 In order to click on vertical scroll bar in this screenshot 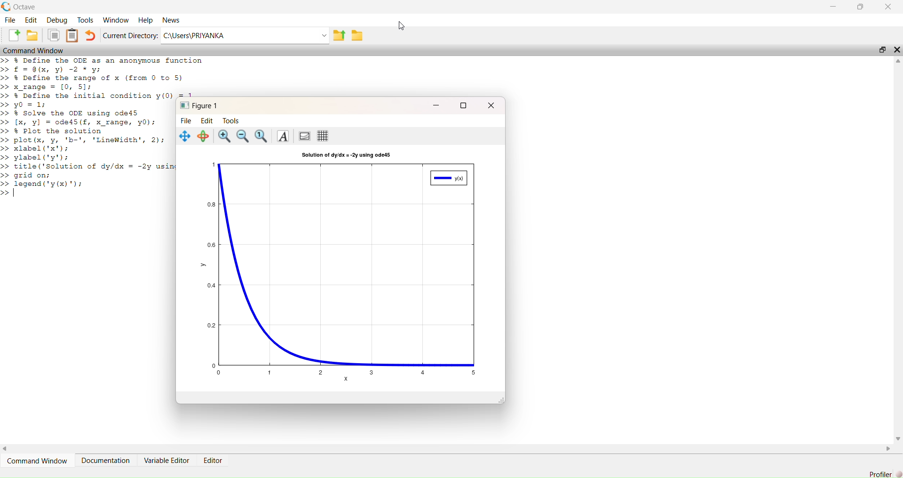, I will do `click(897, 249)`.